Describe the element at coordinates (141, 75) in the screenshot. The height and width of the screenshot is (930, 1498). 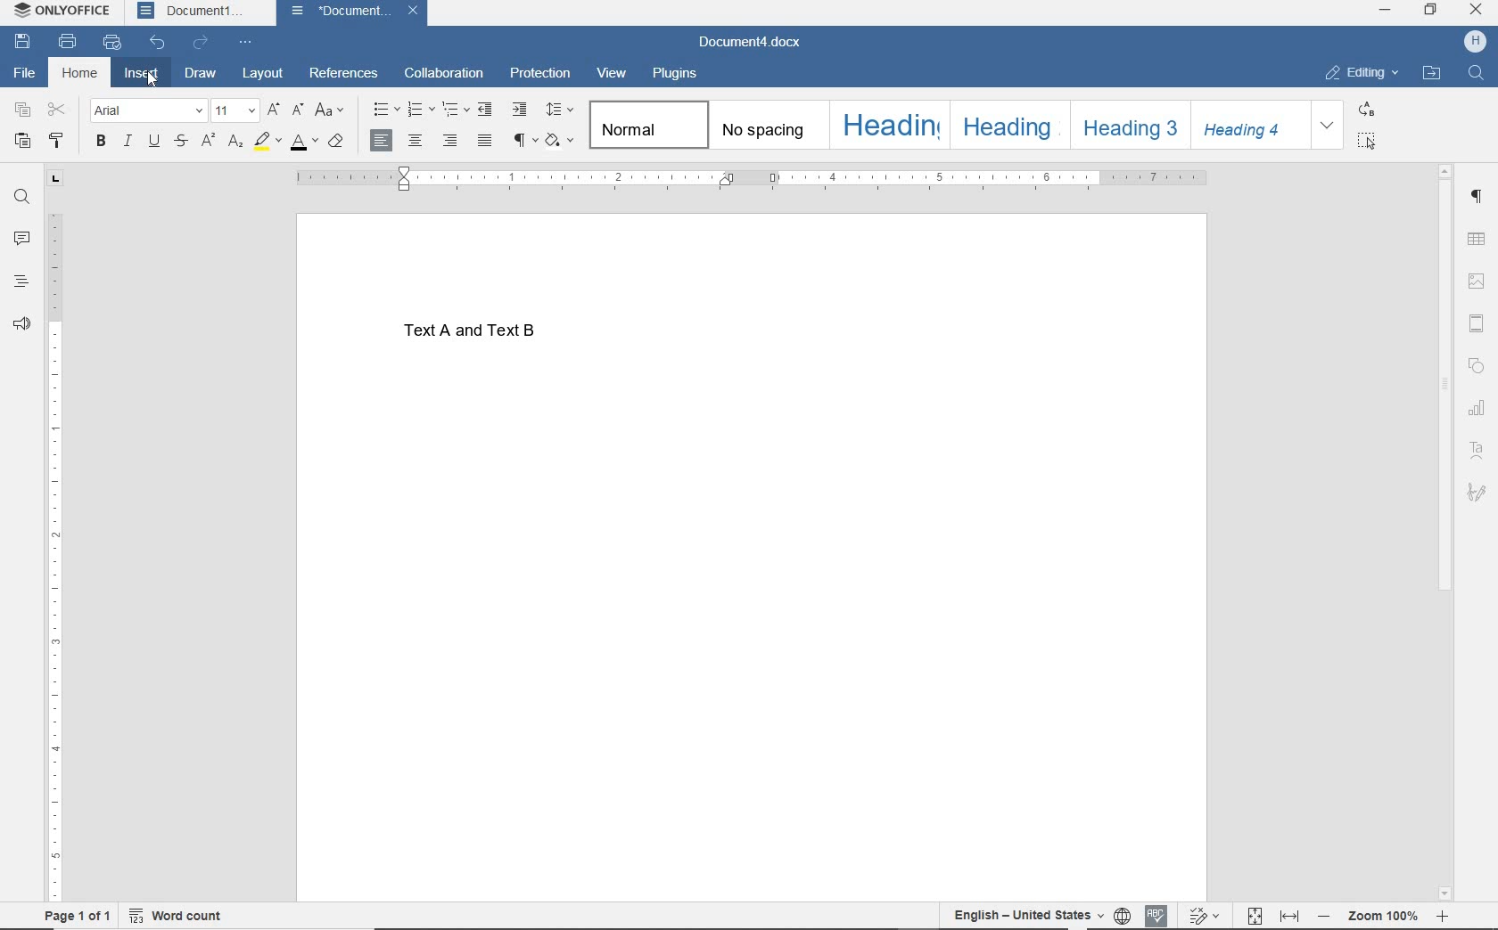
I see `INSERT` at that location.